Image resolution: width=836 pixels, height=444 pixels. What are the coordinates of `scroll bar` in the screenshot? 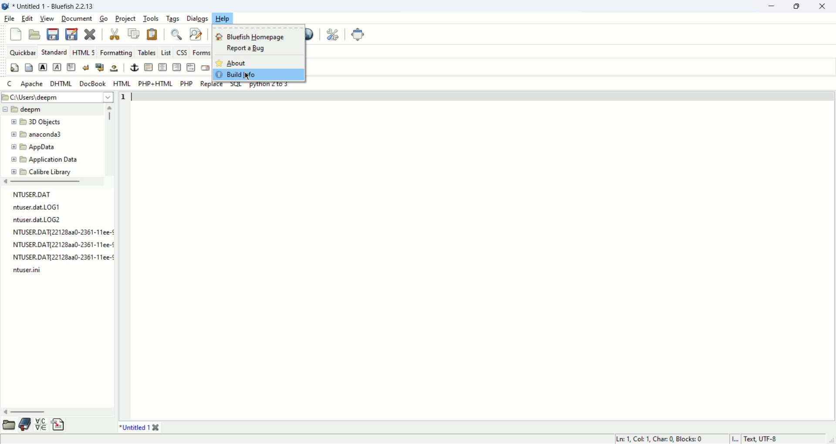 It's located at (52, 182).